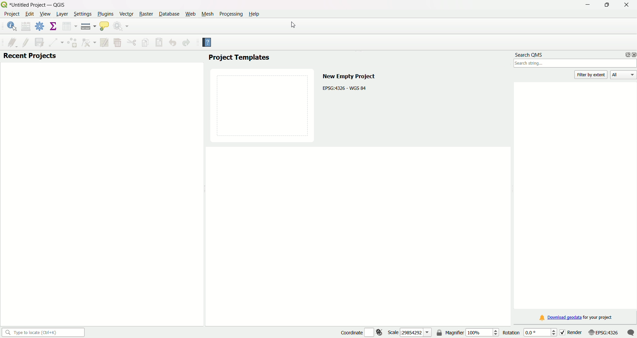  I want to click on identify feature, so click(12, 26).